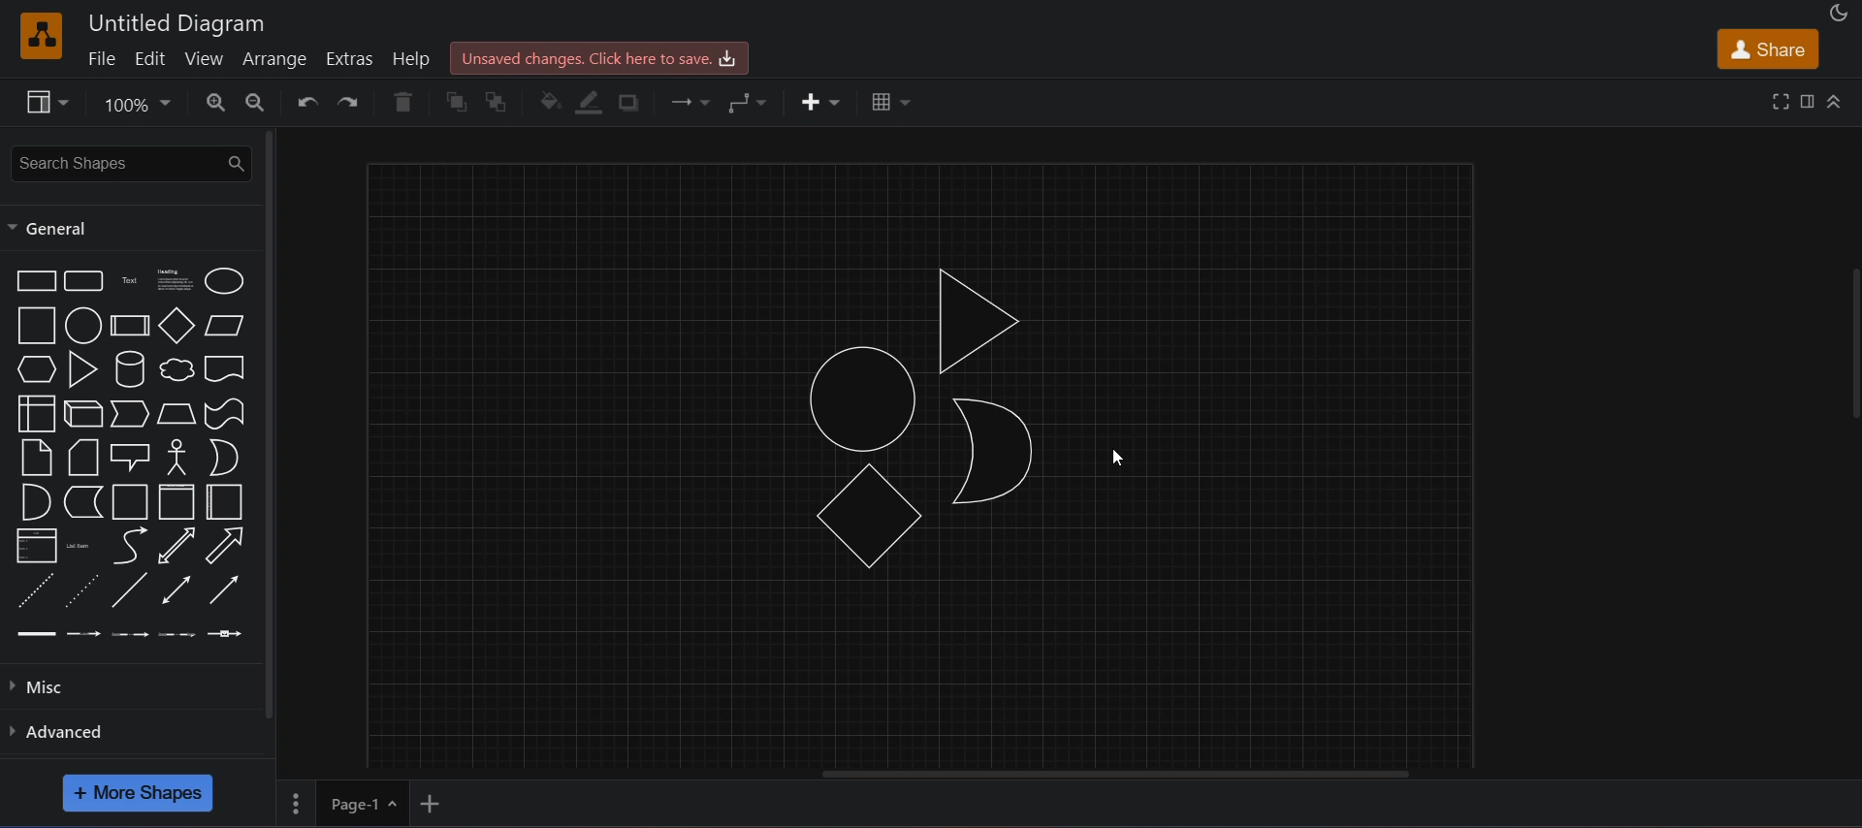 This screenshot has height=828, width=1862. I want to click on connection, so click(693, 103).